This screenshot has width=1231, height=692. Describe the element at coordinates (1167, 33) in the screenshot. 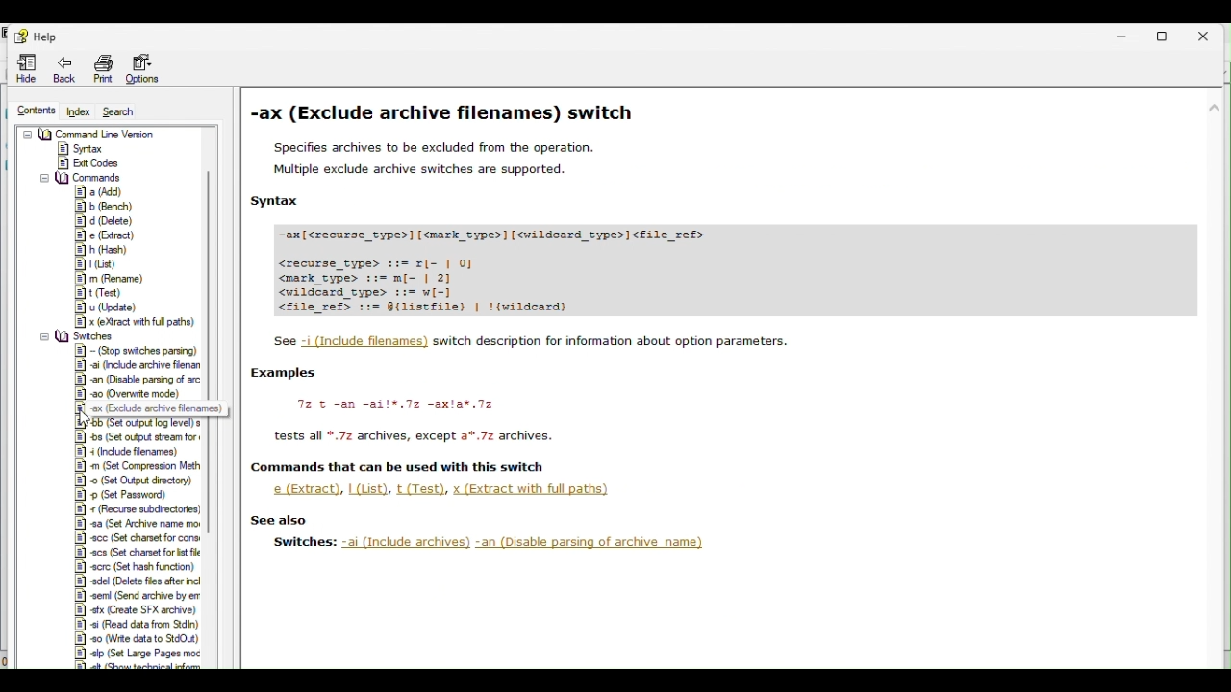

I see `Restore` at that location.